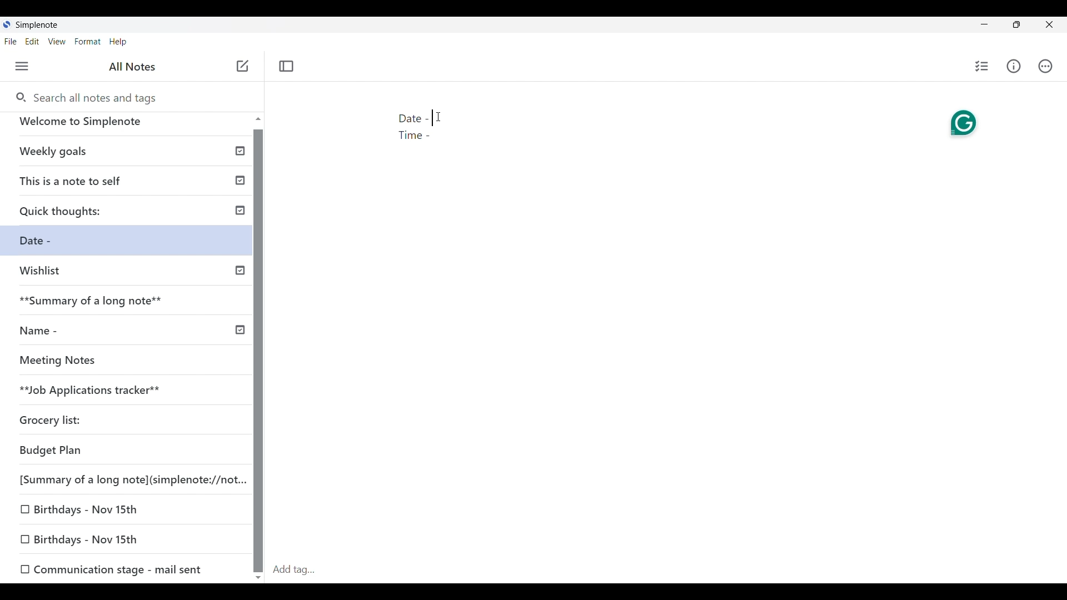 The height and width of the screenshot is (600, 1067). What do you see at coordinates (258, 578) in the screenshot?
I see `Quick slide to bottom` at bounding box center [258, 578].